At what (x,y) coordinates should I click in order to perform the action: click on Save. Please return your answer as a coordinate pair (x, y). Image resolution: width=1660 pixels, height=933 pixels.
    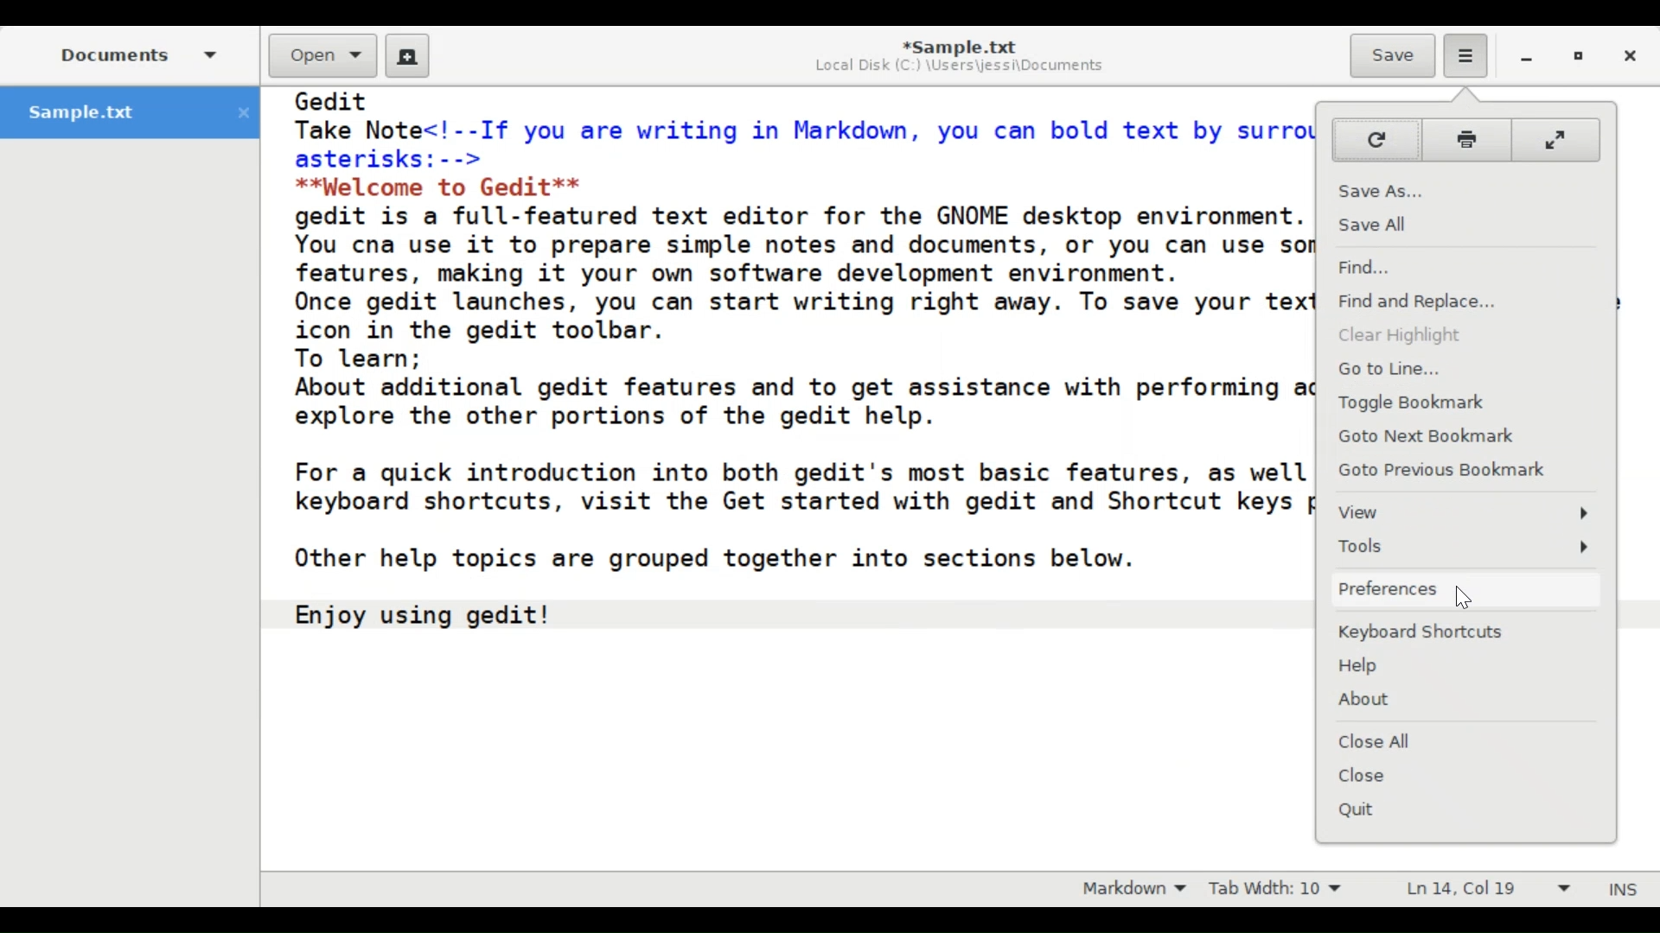
    Looking at the image, I should click on (1391, 55).